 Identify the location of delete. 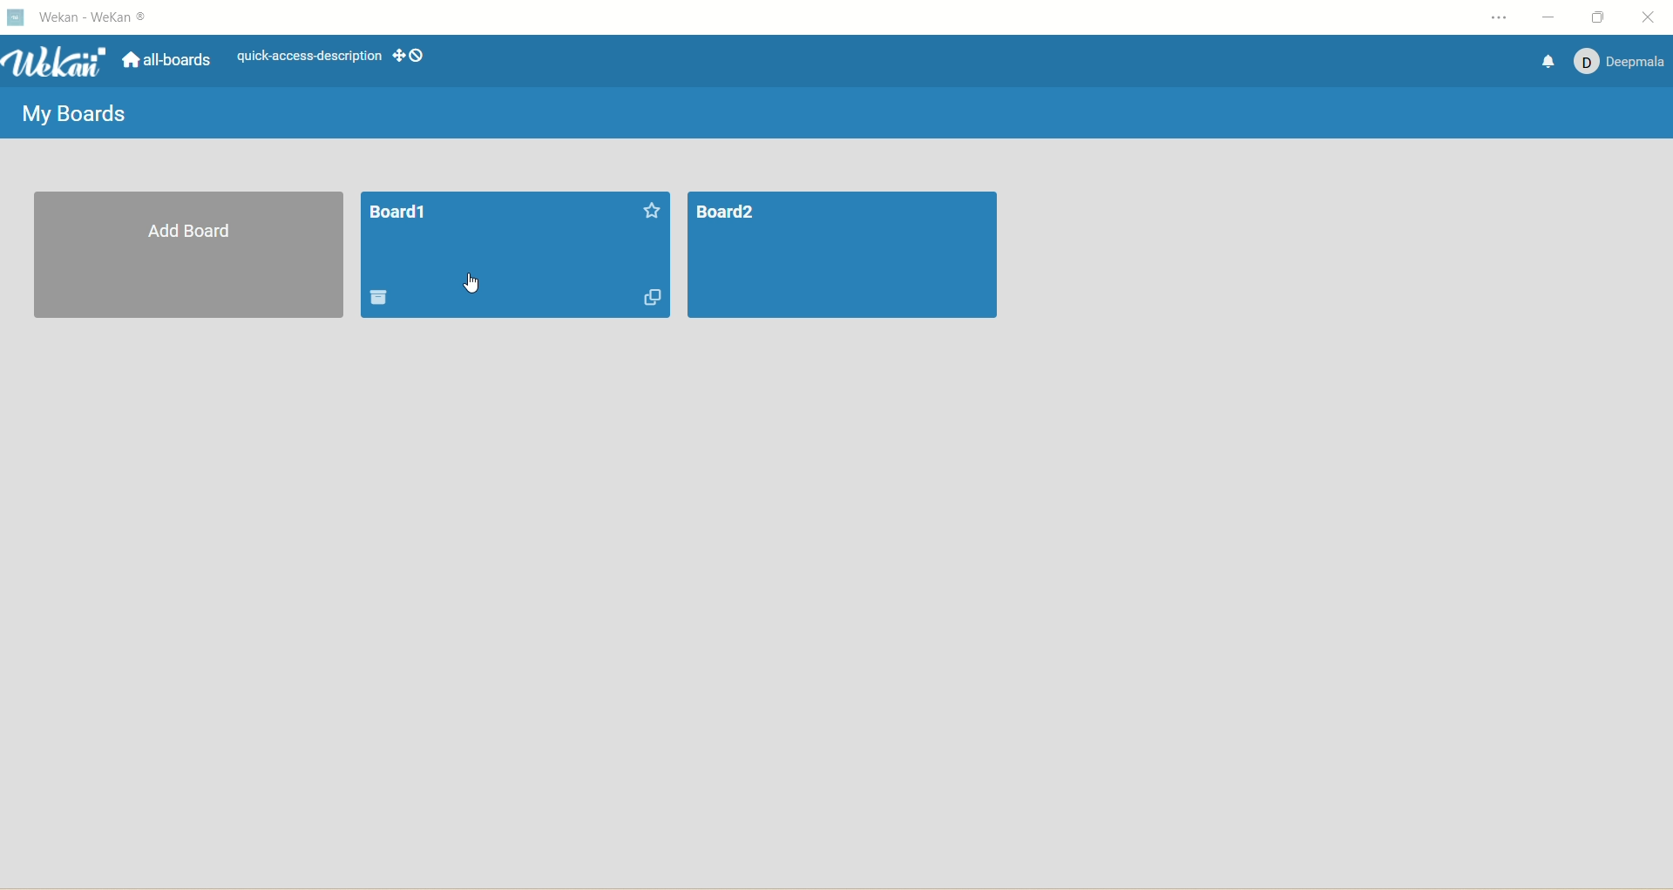
(381, 300).